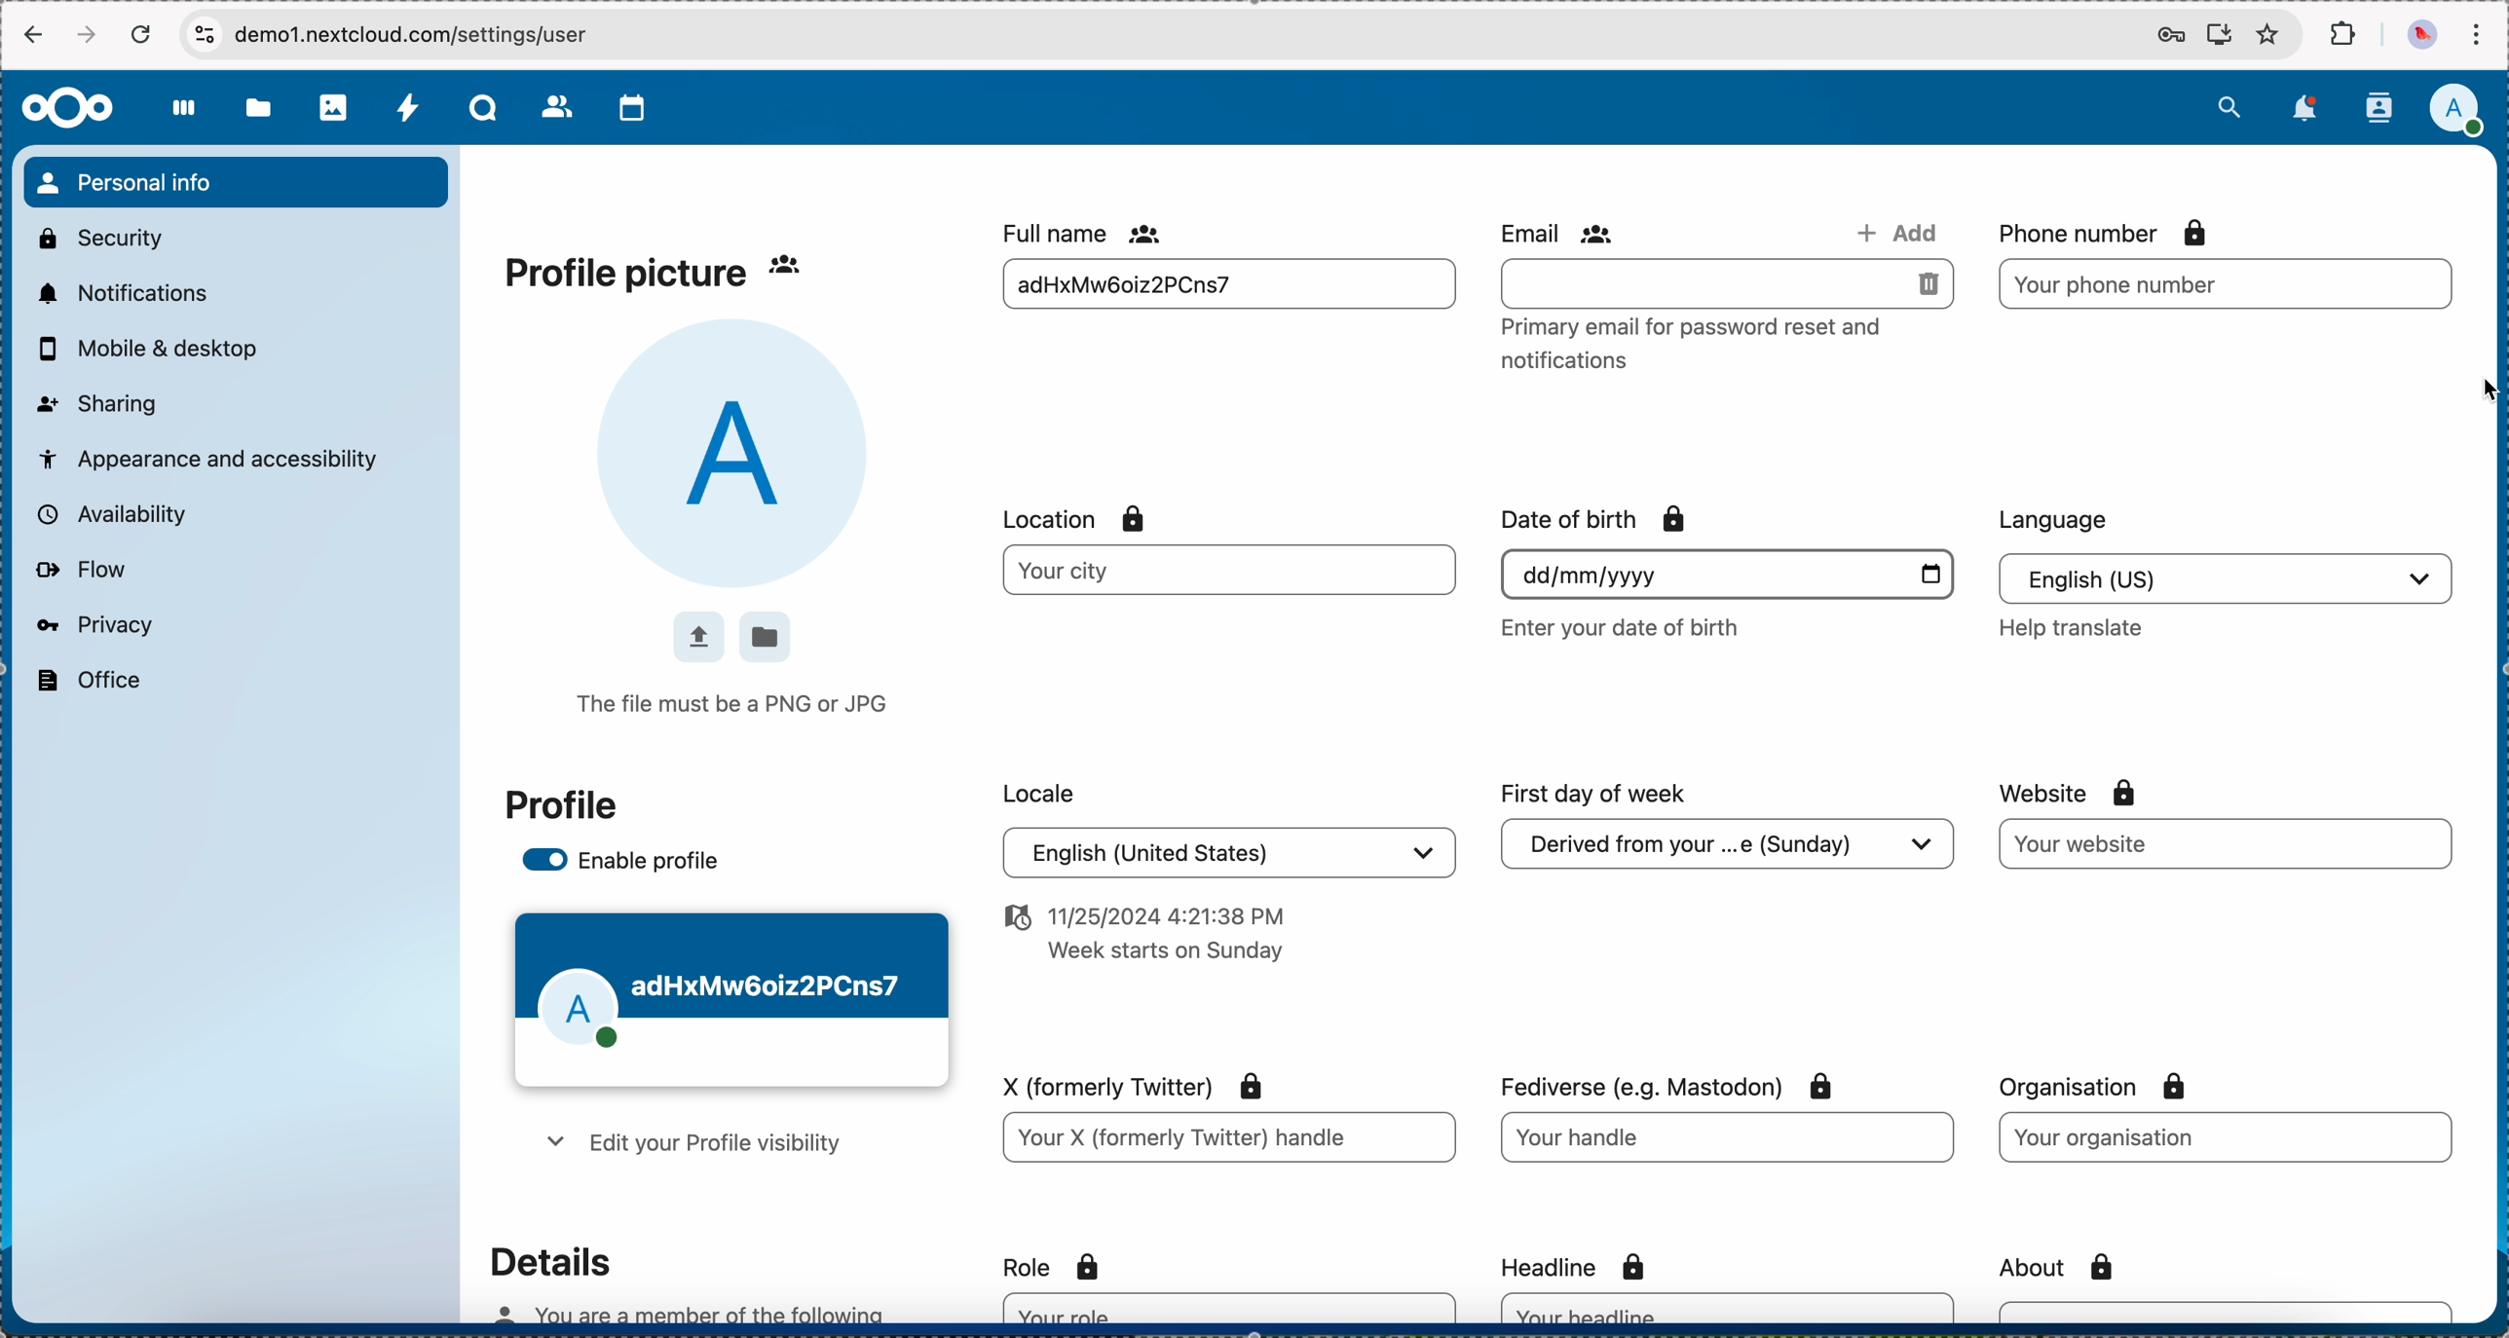 This screenshot has width=2509, height=1338. I want to click on photos, so click(335, 108).